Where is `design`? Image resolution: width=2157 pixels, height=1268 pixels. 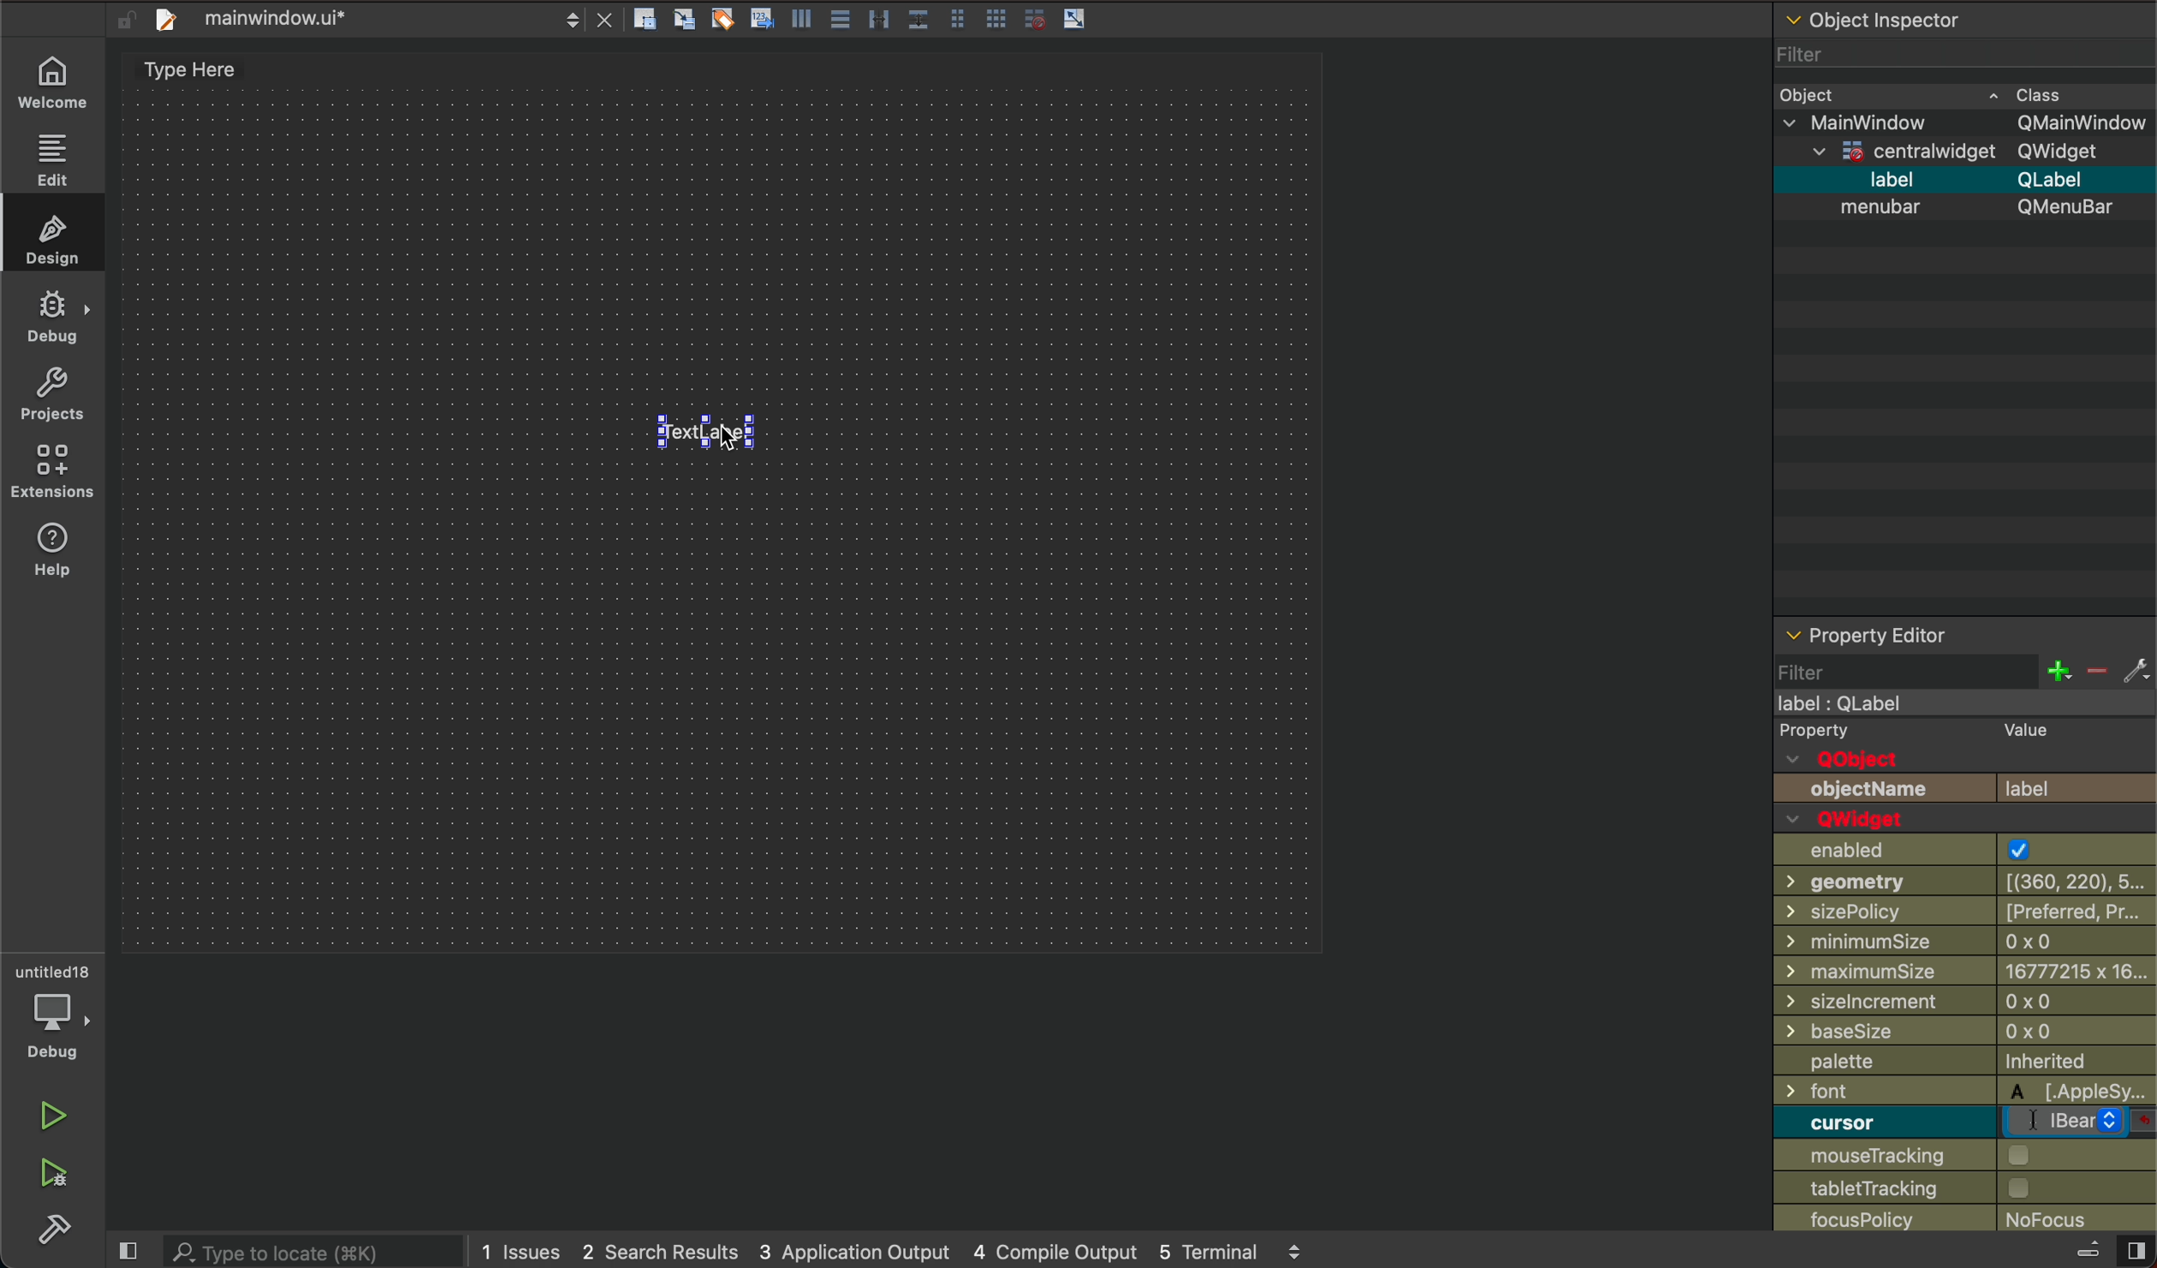 design is located at coordinates (56, 240).